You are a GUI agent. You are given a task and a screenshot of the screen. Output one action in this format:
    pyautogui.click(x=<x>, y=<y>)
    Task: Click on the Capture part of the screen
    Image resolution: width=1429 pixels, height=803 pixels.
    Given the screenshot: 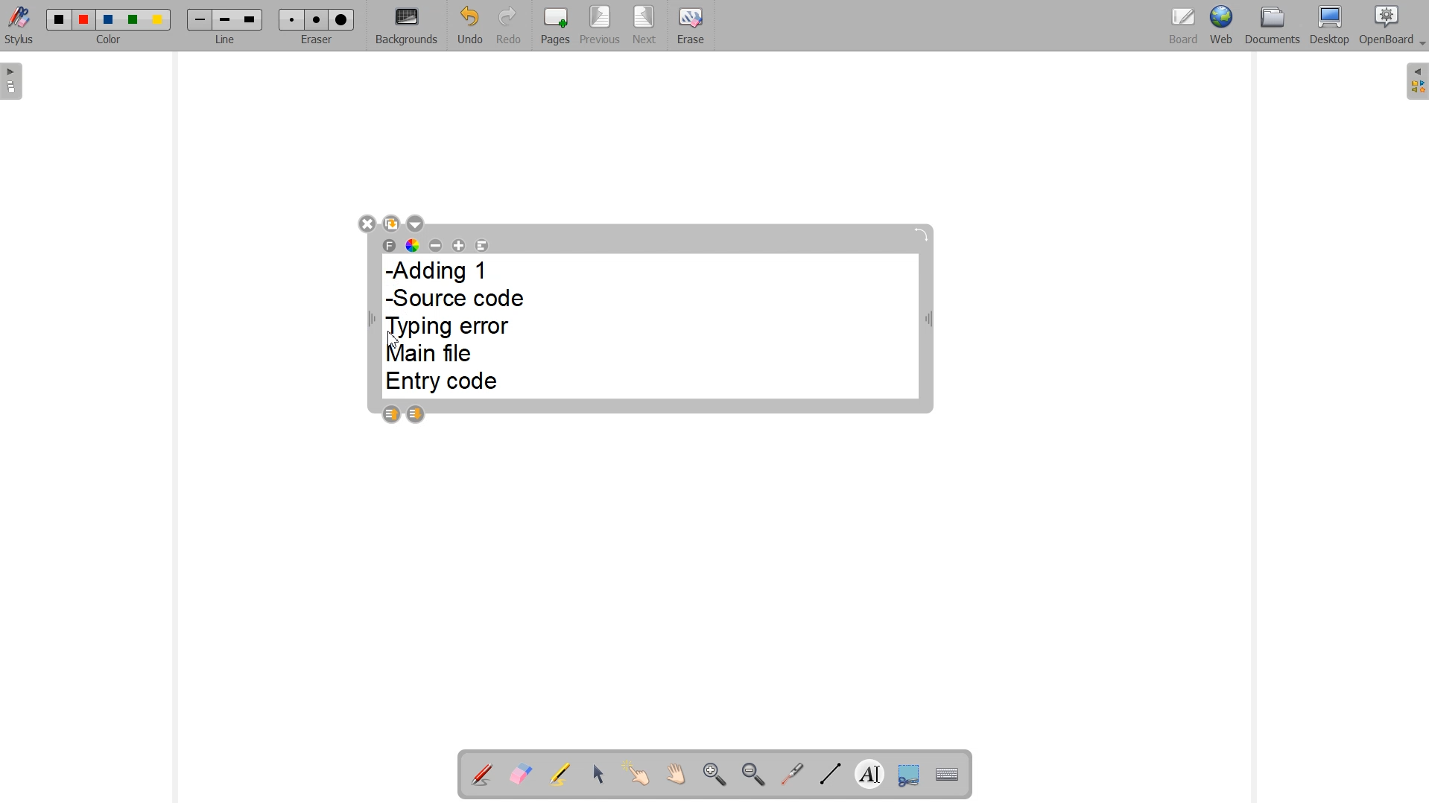 What is the action you would take?
    pyautogui.click(x=908, y=773)
    